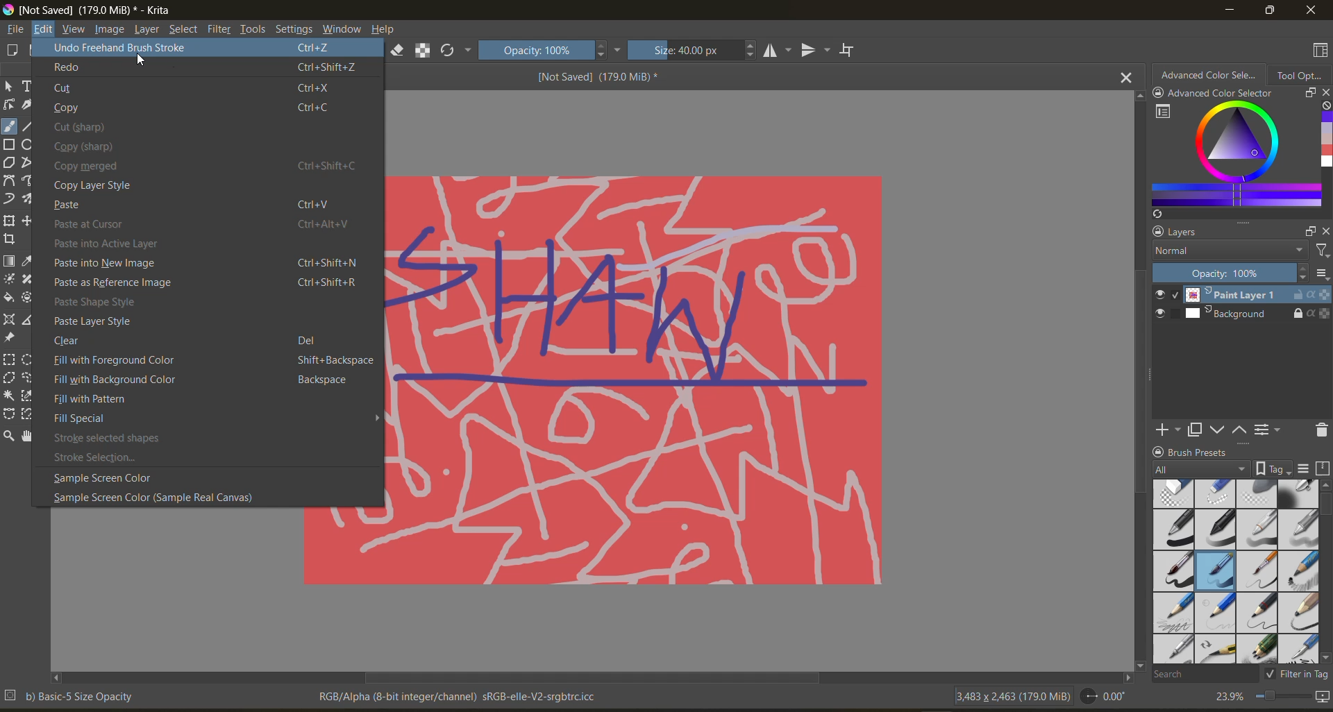  I want to click on Print Layer 1, so click(1257, 294).